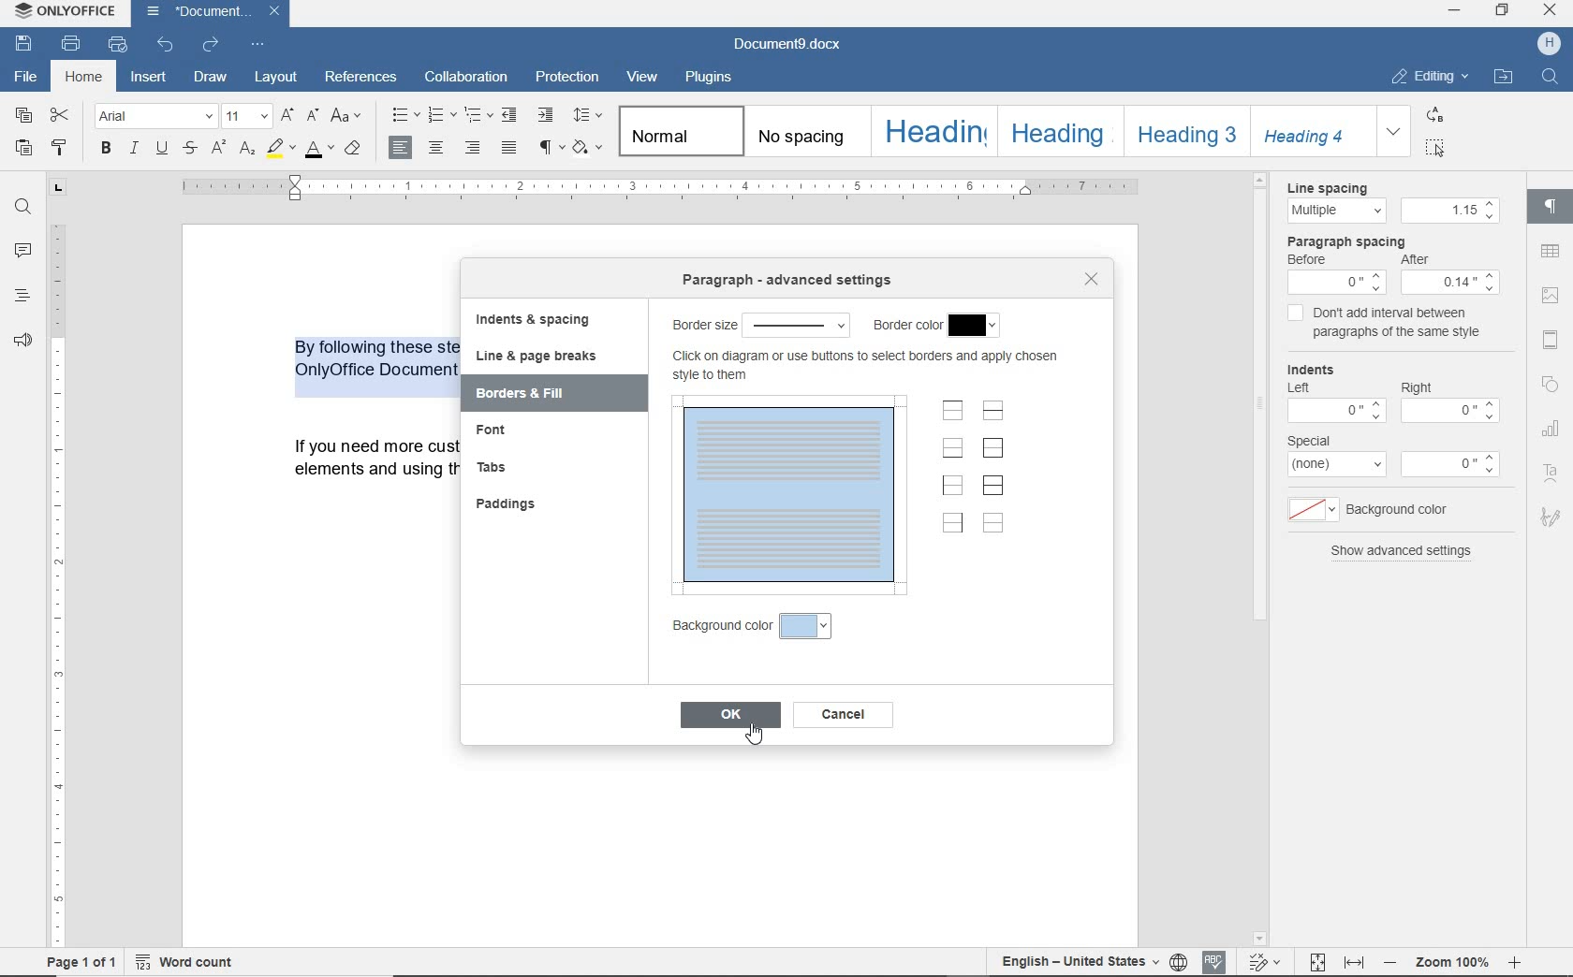 The height and width of the screenshot is (977, 1573). What do you see at coordinates (533, 320) in the screenshot?
I see `indents & spacing` at bounding box center [533, 320].